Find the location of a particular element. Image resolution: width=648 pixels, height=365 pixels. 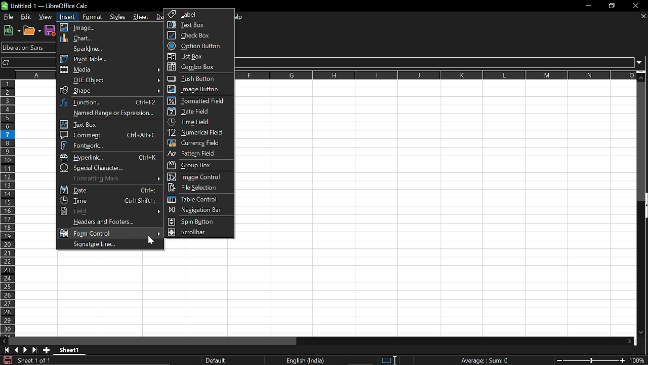

Fontwork is located at coordinates (109, 145).